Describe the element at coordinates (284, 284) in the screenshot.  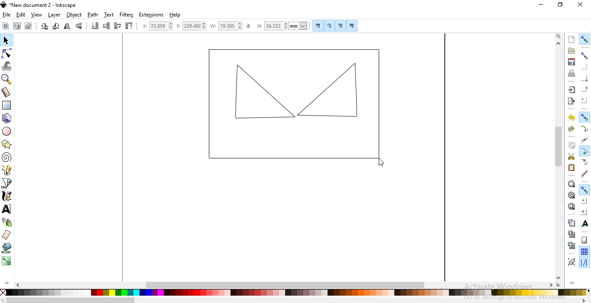
I see `scrollbar` at that location.